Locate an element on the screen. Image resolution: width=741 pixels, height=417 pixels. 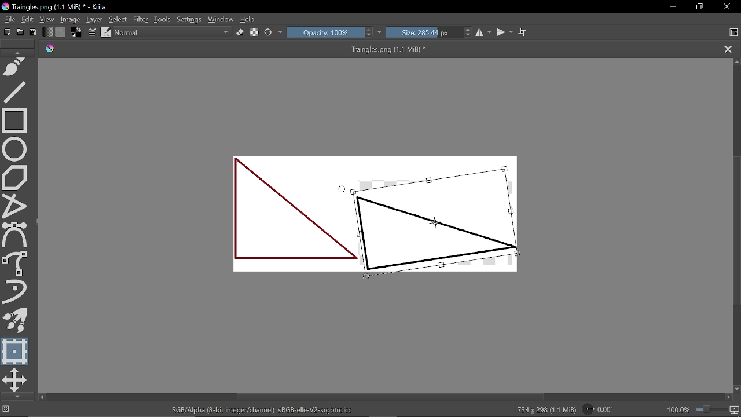
reload original preset is located at coordinates (269, 33).